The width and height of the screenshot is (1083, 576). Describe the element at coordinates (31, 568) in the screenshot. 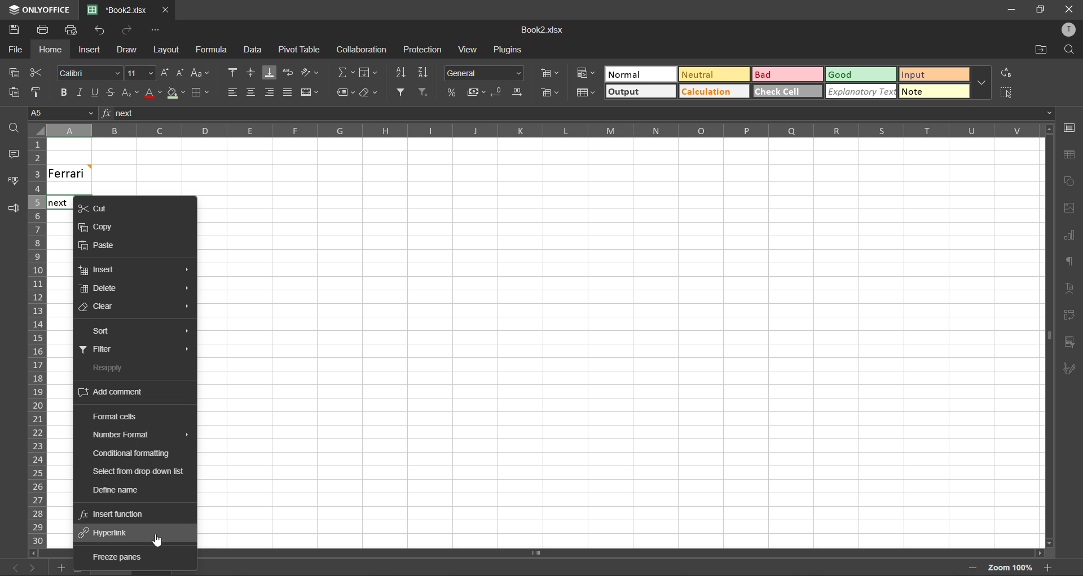

I see `next` at that location.